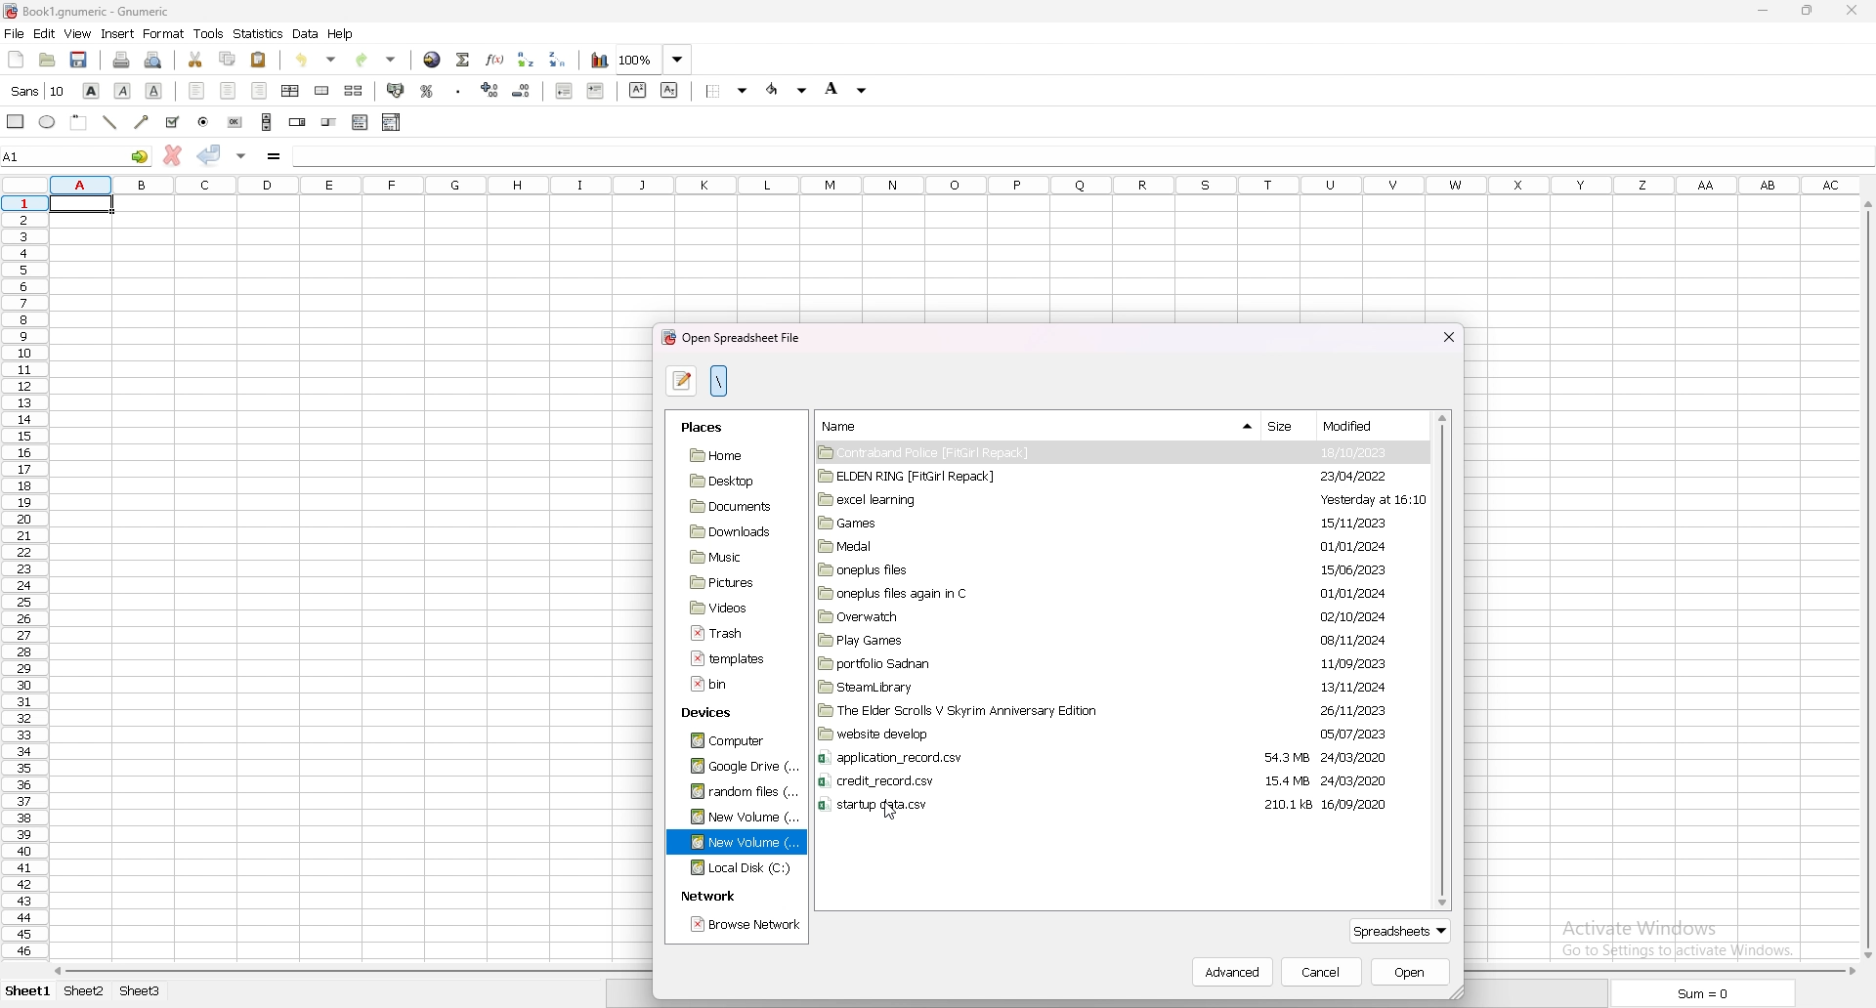  I want to click on cut, so click(195, 61).